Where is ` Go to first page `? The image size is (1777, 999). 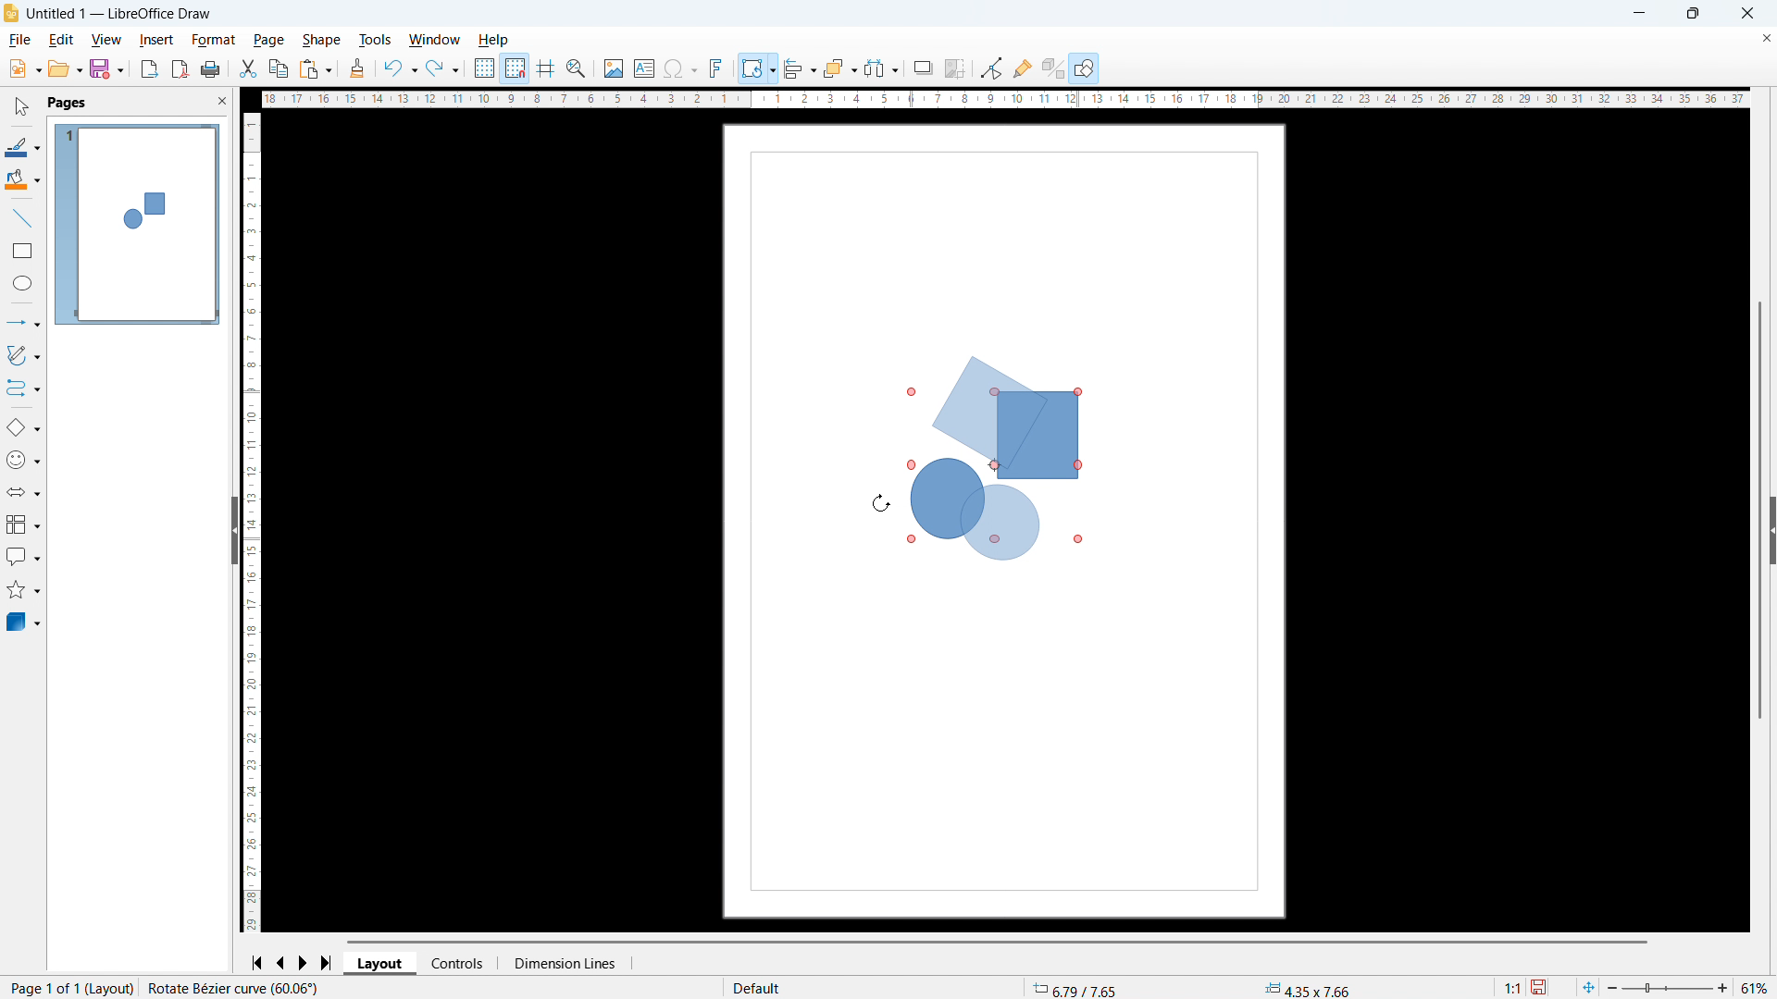
 Go to first page  is located at coordinates (259, 964).